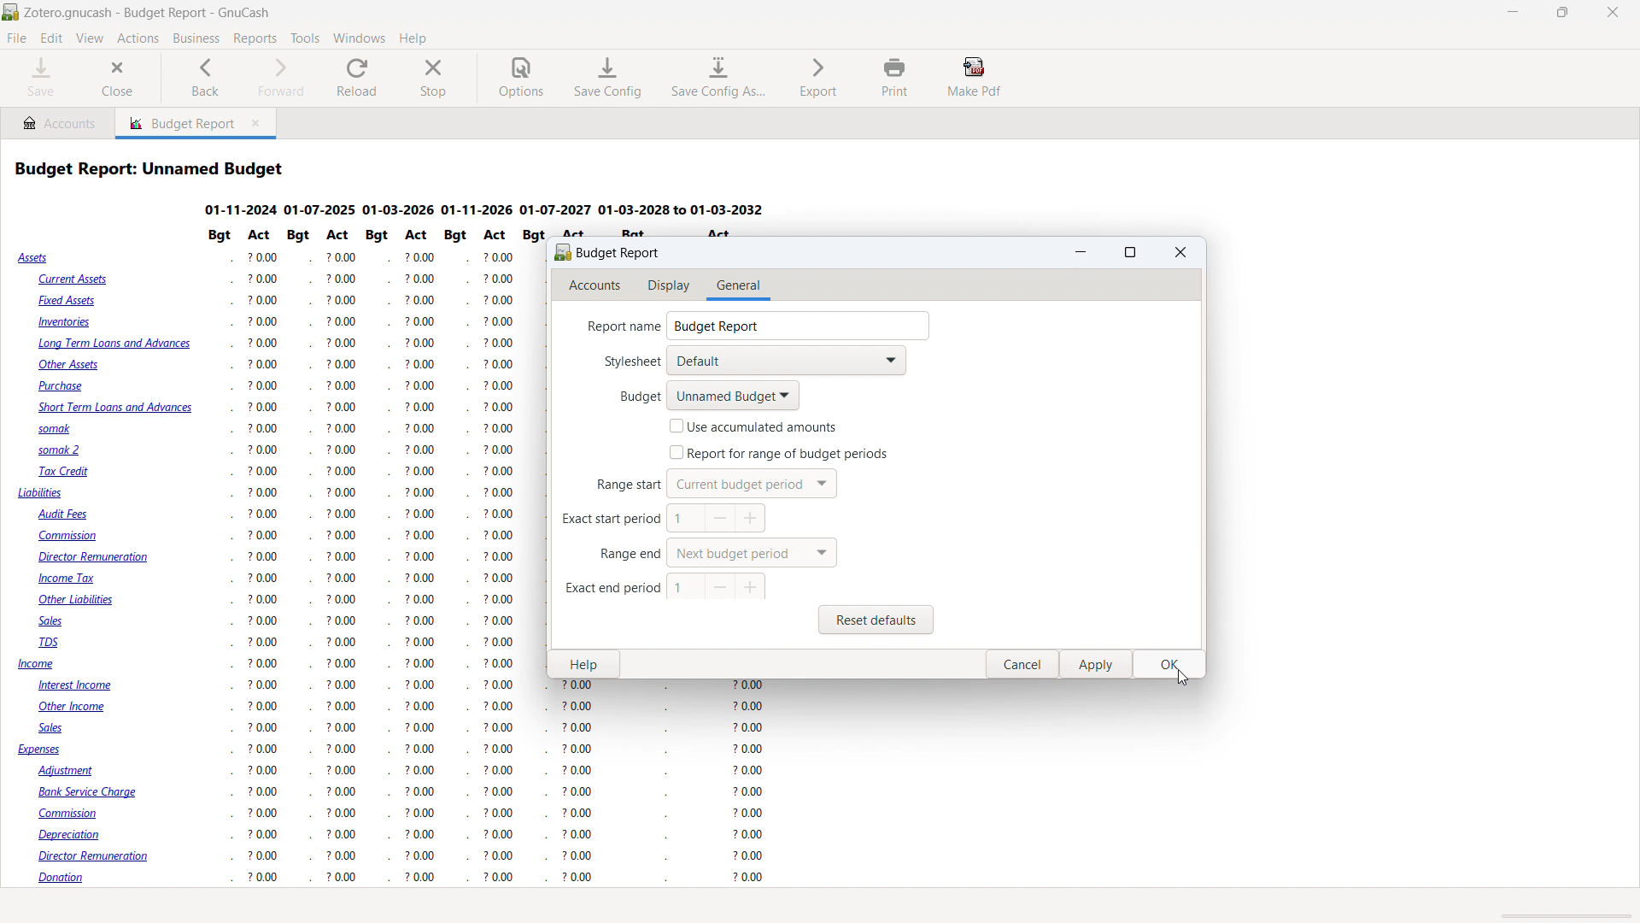 The height and width of the screenshot is (923, 1640). I want to click on report name, so click(798, 326).